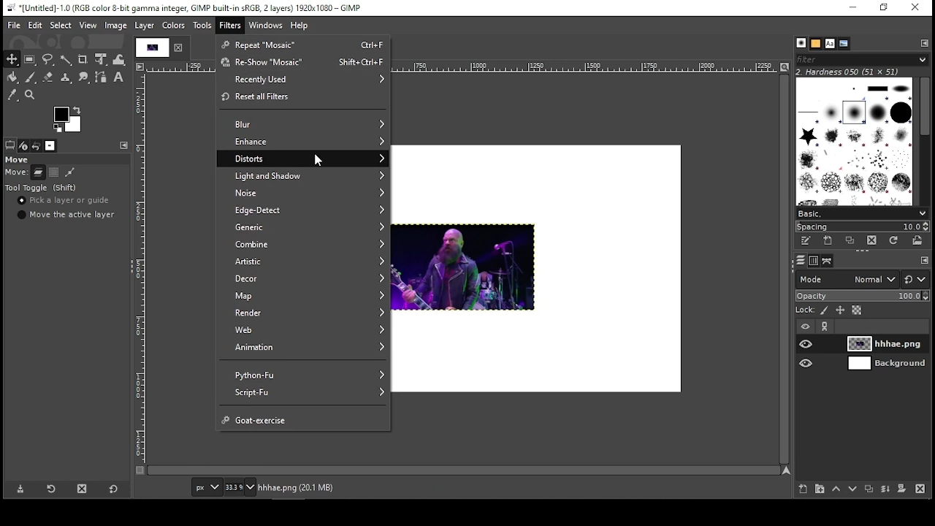 This screenshot has width=935, height=526. Describe the element at coordinates (305, 375) in the screenshot. I see `python Fu` at that location.